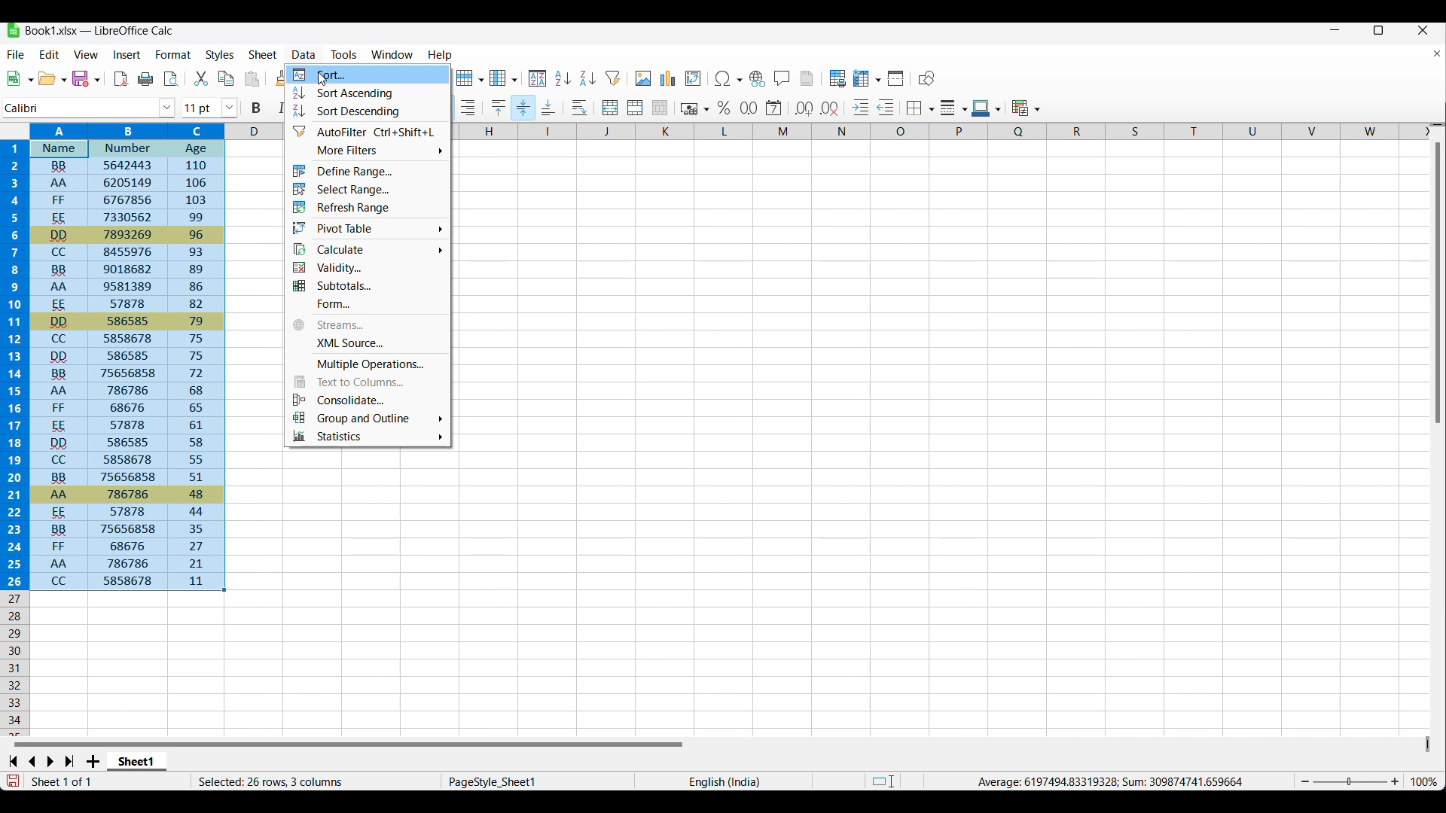 Image resolution: width=1446 pixels, height=813 pixels. What do you see at coordinates (883, 781) in the screenshot?
I see `Standard selection` at bounding box center [883, 781].